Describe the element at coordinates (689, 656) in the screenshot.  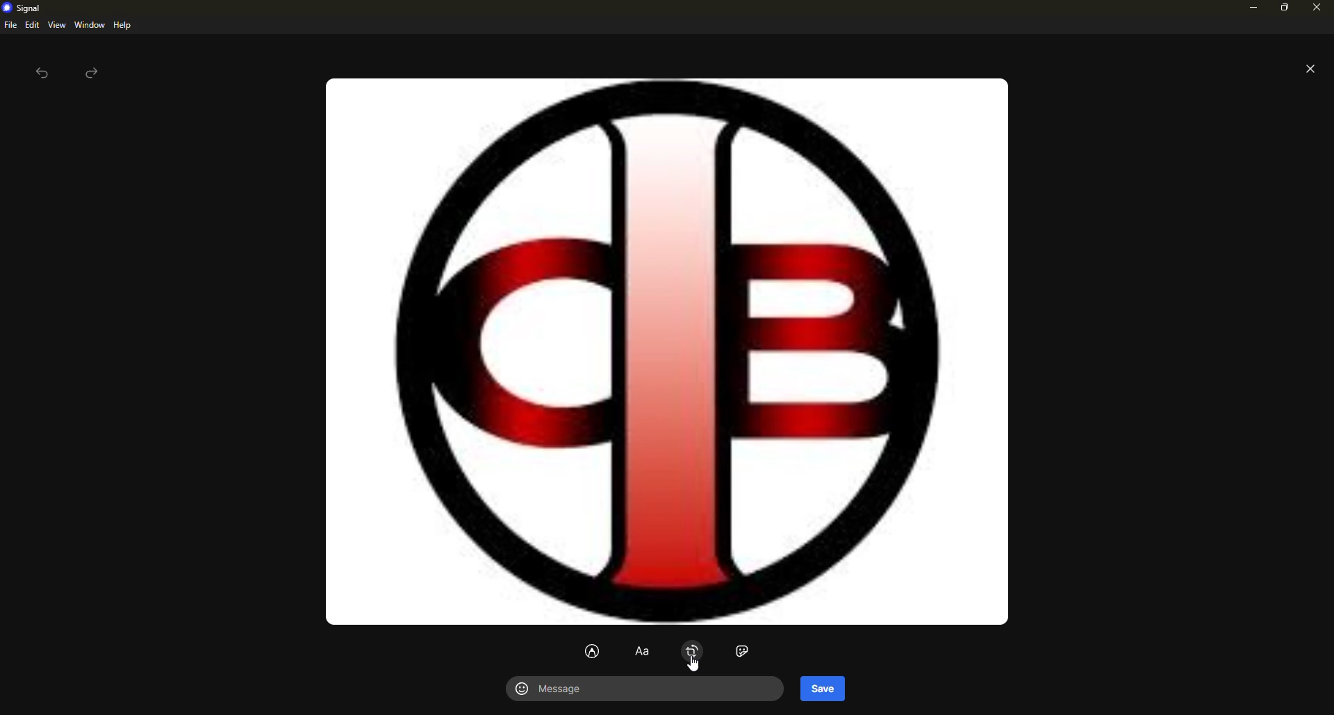
I see `cursor on rotate` at that location.